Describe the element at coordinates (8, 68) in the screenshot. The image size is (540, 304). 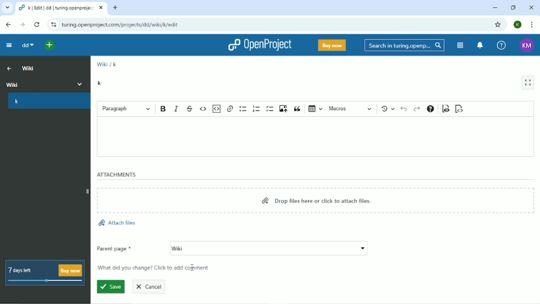
I see `Up` at that location.